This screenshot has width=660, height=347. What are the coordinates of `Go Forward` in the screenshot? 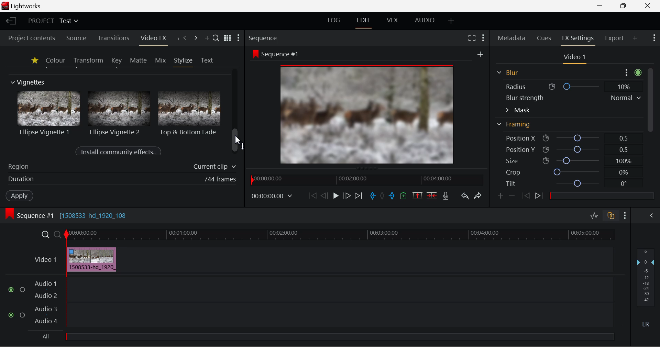 It's located at (347, 196).